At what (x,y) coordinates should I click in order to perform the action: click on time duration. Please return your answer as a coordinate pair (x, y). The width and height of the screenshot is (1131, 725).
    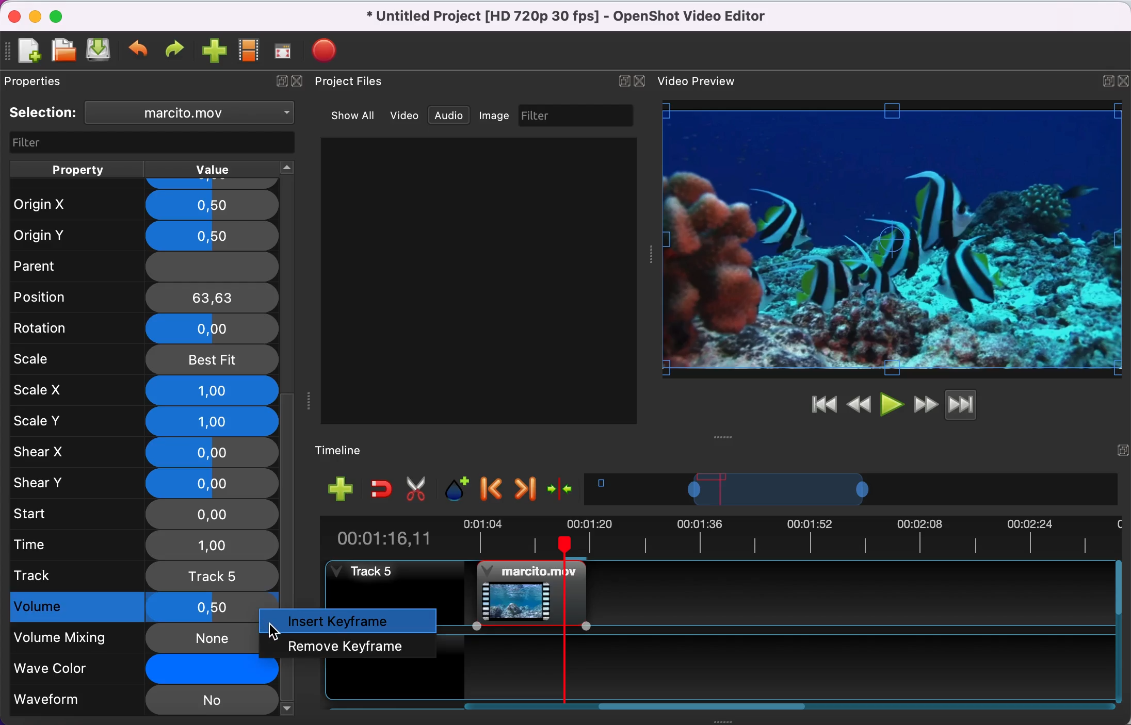
    Looking at the image, I should click on (718, 537).